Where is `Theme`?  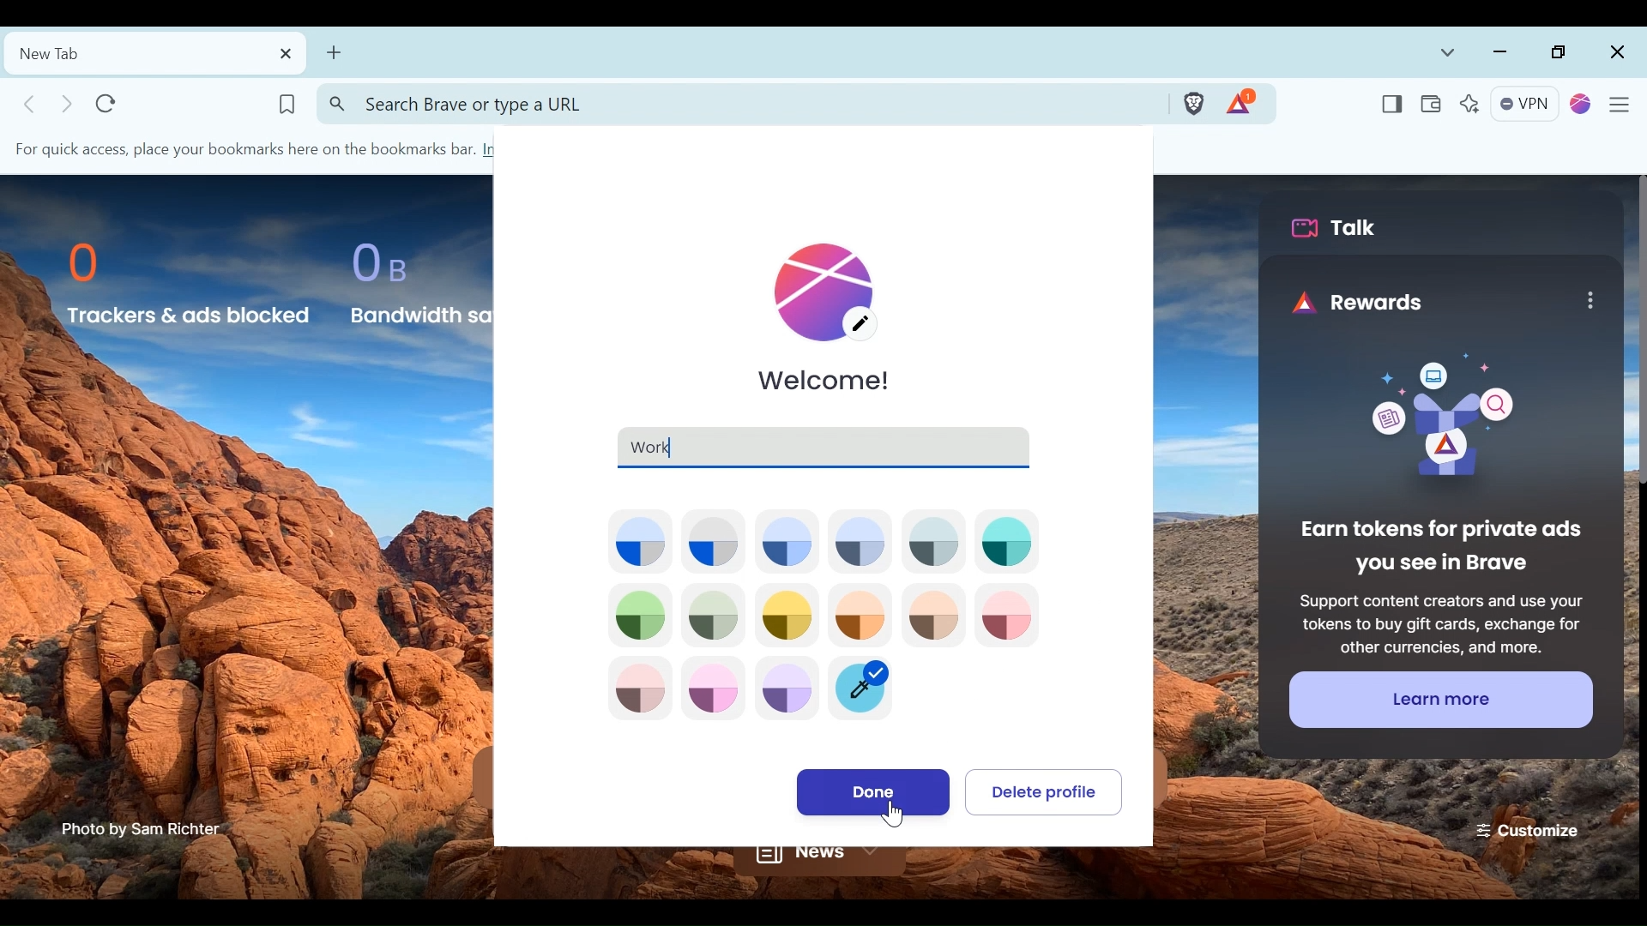 Theme is located at coordinates (787, 693).